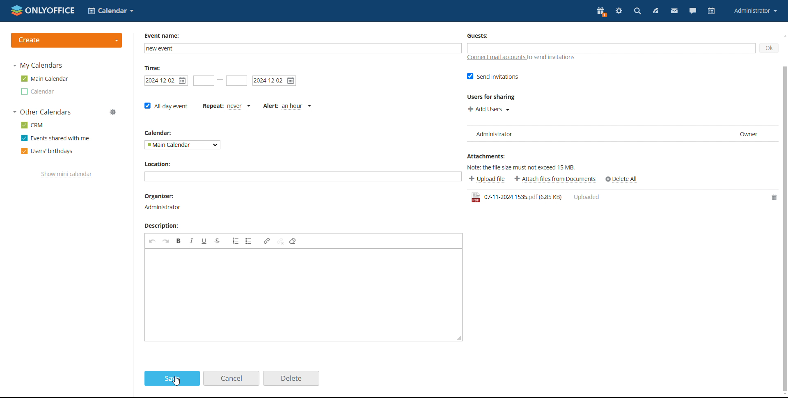  What do you see at coordinates (772, 198) in the screenshot?
I see `delete` at bounding box center [772, 198].